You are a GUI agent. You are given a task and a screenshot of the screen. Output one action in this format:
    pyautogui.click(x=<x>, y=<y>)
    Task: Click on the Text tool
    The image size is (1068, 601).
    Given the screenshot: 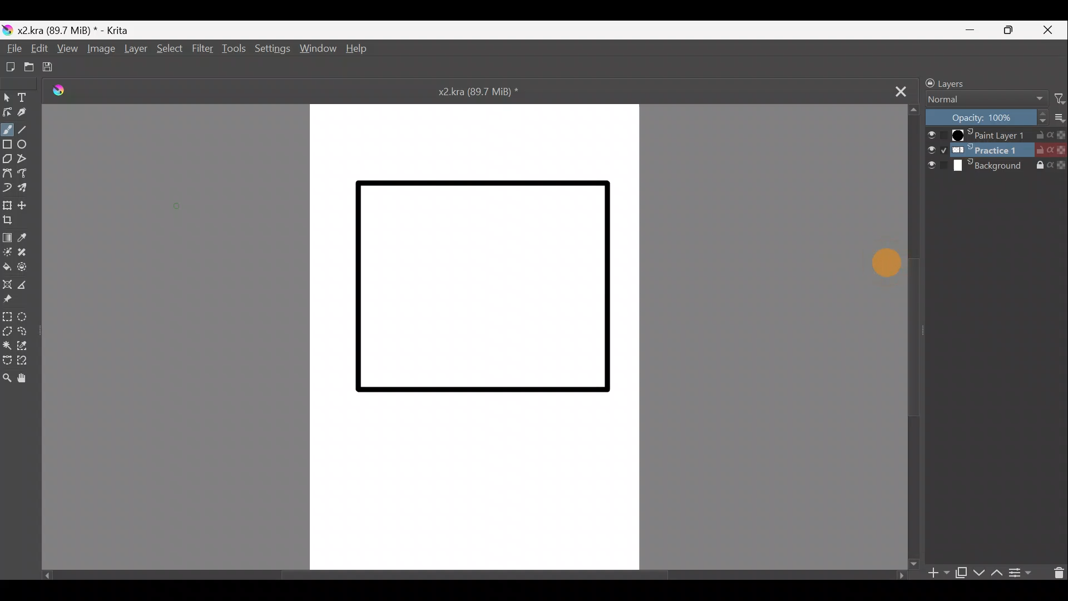 What is the action you would take?
    pyautogui.click(x=26, y=97)
    